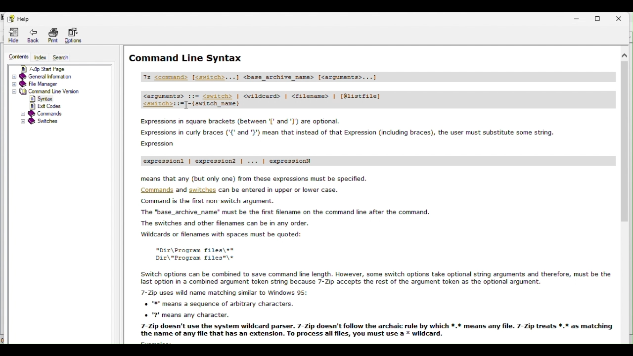  I want to click on switches, so click(204, 190).